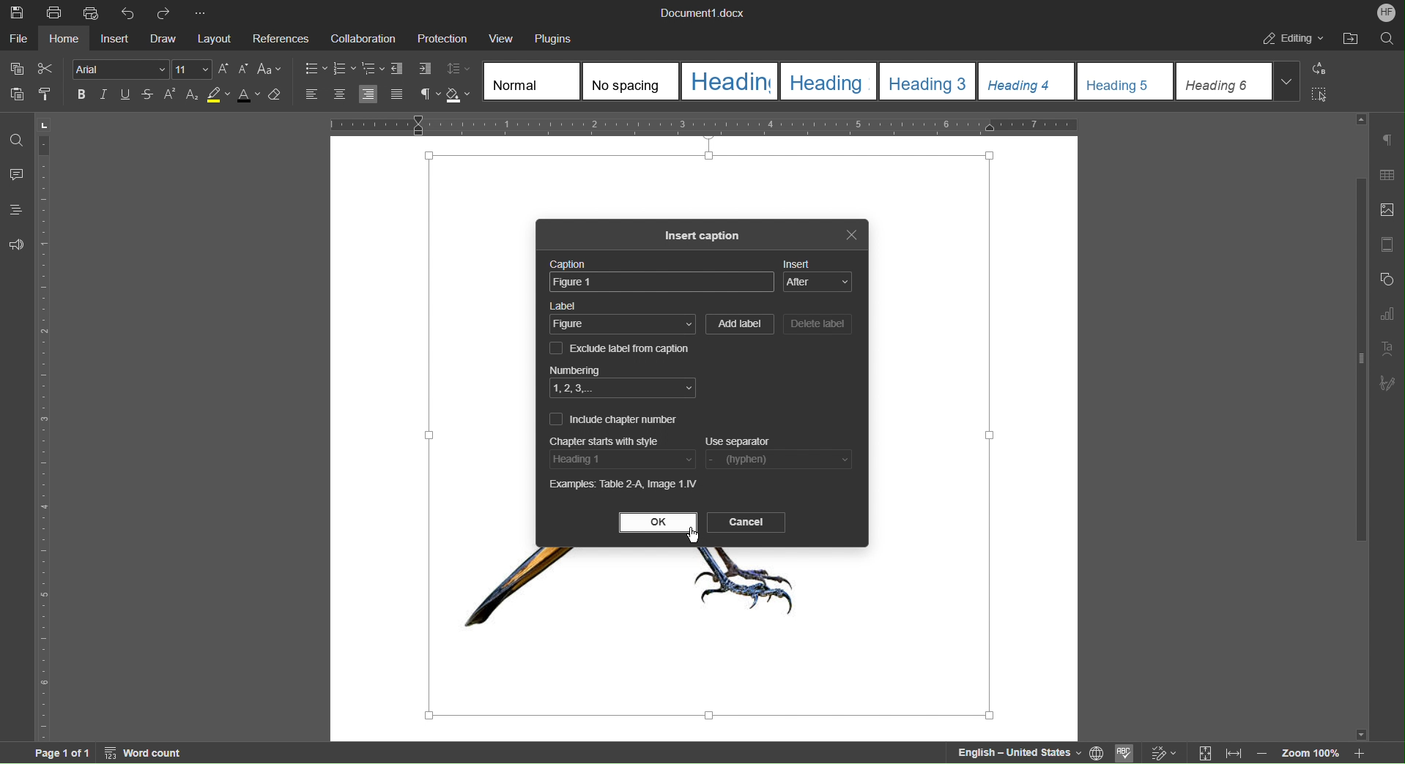 This screenshot has height=764, width=1405. What do you see at coordinates (191, 95) in the screenshot?
I see `Subscript` at bounding box center [191, 95].